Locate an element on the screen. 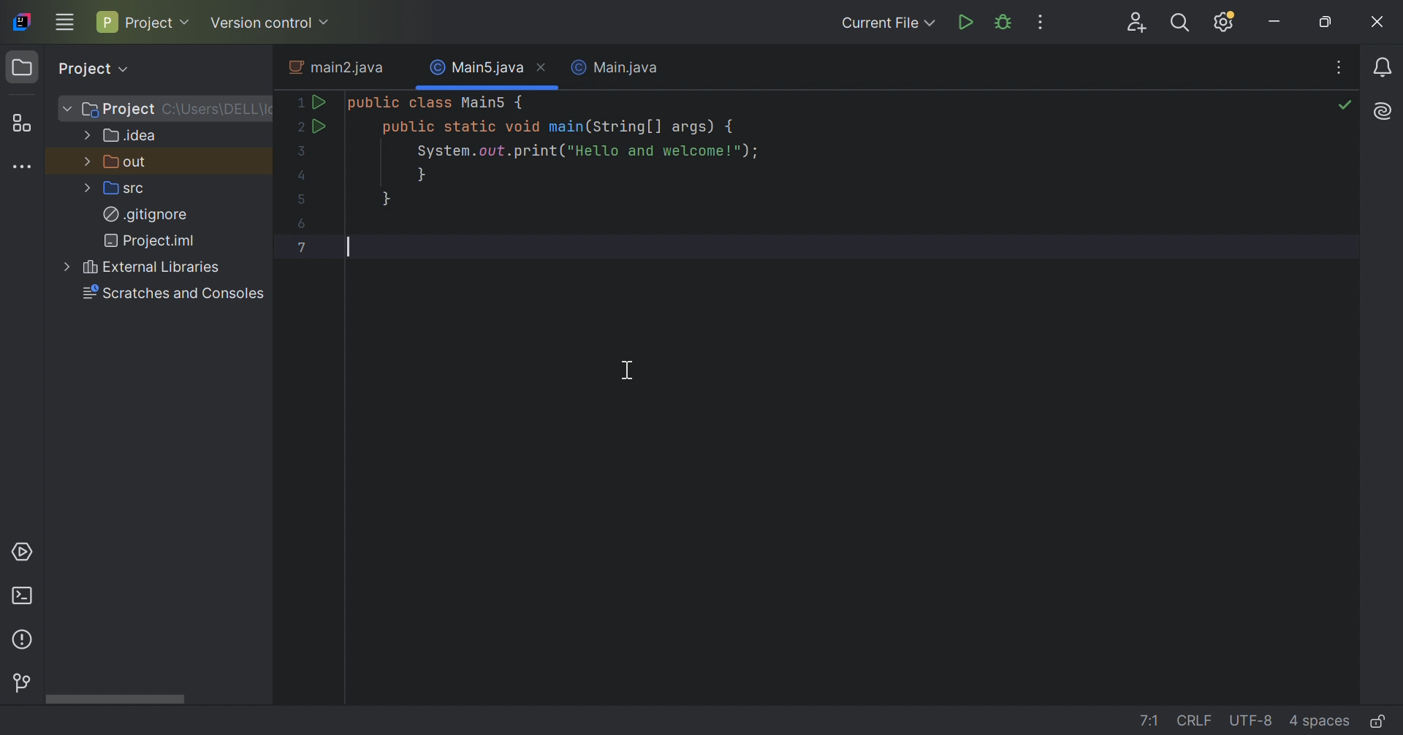 The width and height of the screenshot is (1403, 735). More is located at coordinates (64, 267).